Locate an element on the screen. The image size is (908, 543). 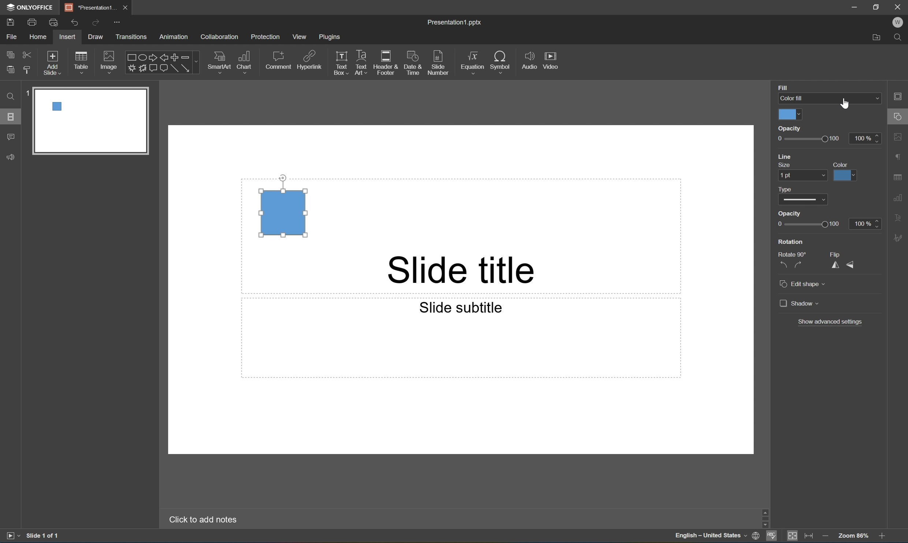
Draw is located at coordinates (97, 37).